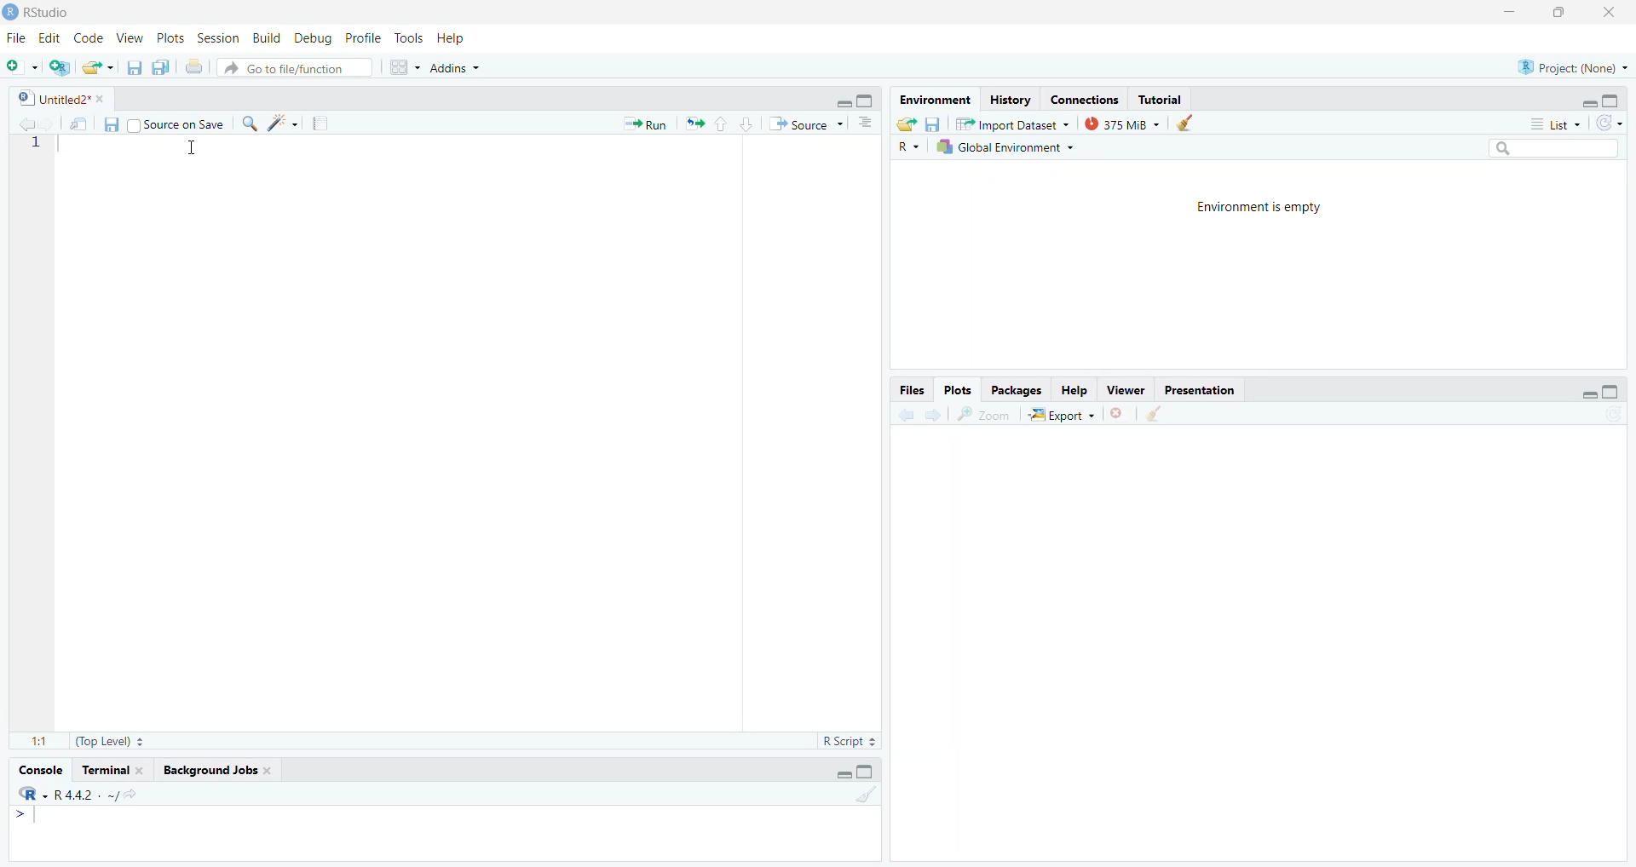 Image resolution: width=1636 pixels, height=867 pixels. What do you see at coordinates (1558, 14) in the screenshot?
I see `maximize` at bounding box center [1558, 14].